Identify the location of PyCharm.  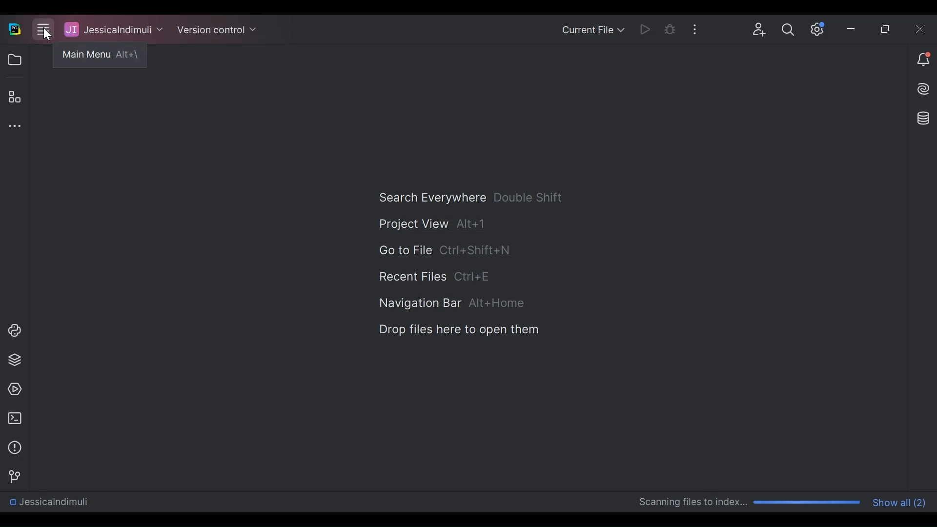
(14, 29).